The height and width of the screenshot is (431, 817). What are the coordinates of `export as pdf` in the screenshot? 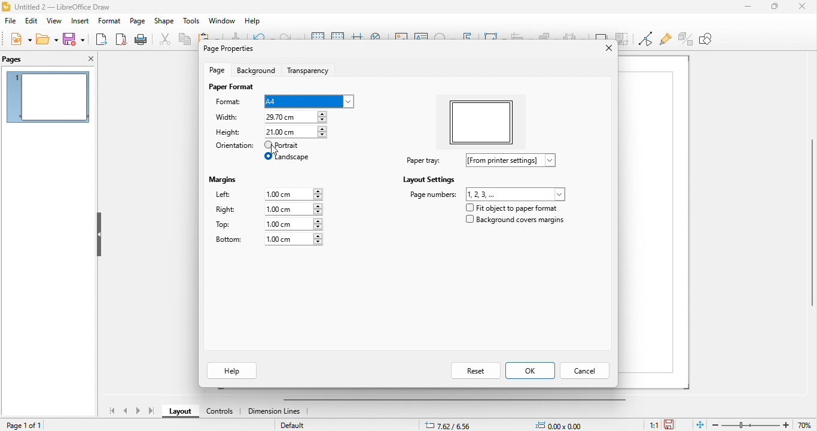 It's located at (122, 40).